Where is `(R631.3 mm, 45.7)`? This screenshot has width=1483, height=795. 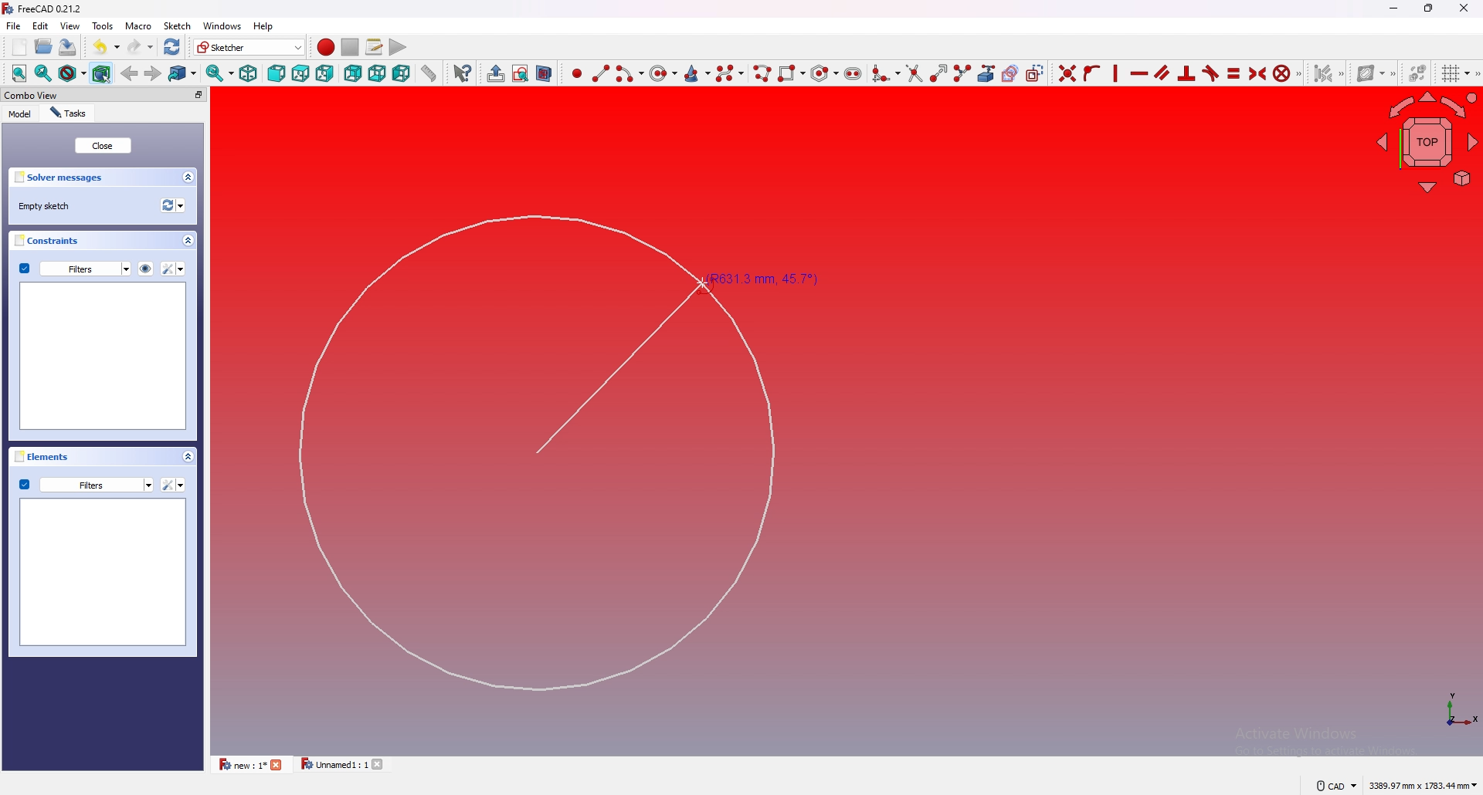 (R631.3 mm, 45.7) is located at coordinates (549, 448).